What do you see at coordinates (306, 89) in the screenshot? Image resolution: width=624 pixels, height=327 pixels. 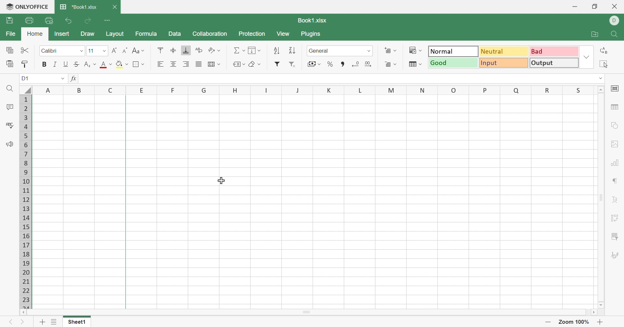 I see `Column Names` at bounding box center [306, 89].